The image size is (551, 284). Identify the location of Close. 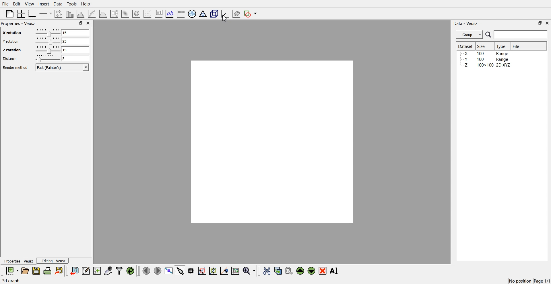
(88, 23).